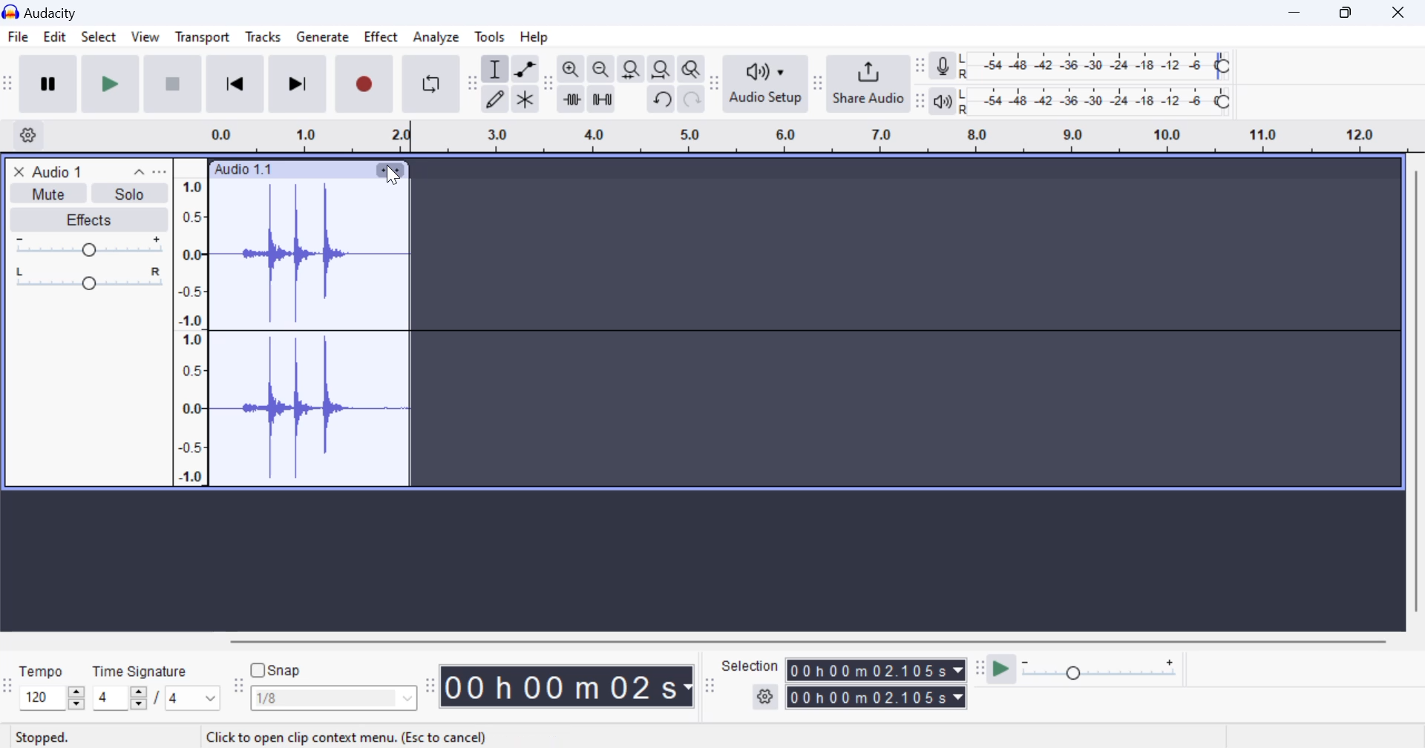  Describe the element at coordinates (44, 738) in the screenshot. I see `Clip Status` at that location.